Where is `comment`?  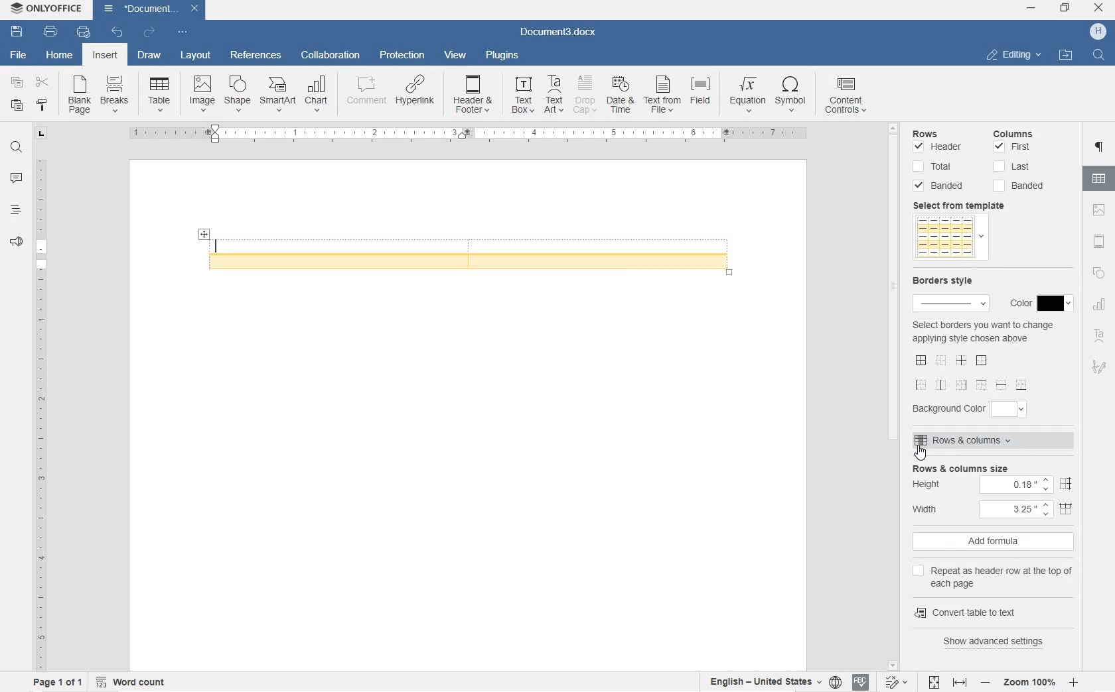
comment is located at coordinates (364, 94).